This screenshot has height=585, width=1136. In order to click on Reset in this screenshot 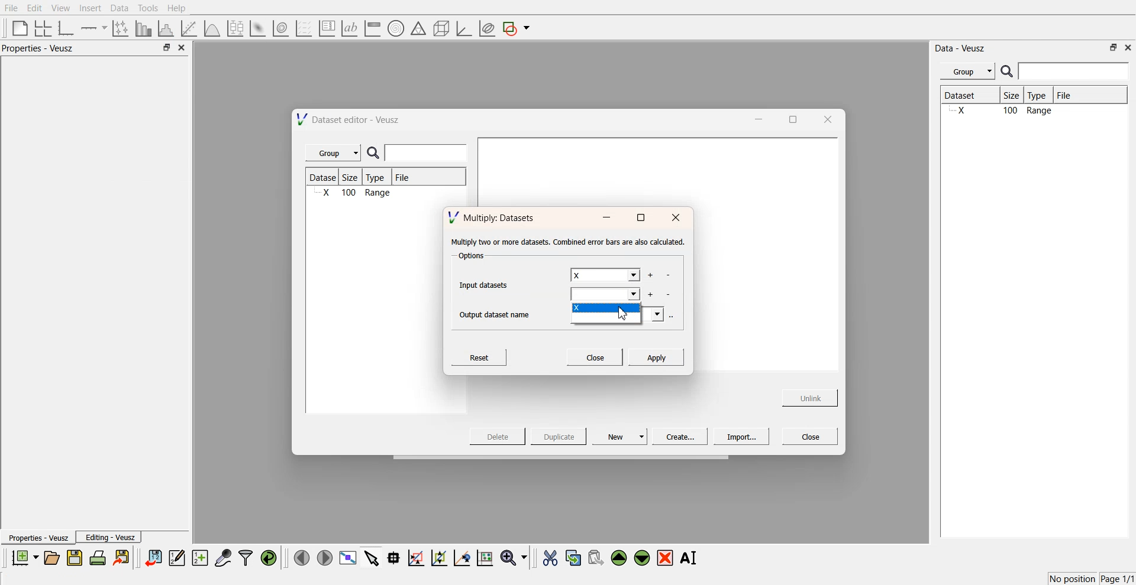, I will do `click(481, 356)`.